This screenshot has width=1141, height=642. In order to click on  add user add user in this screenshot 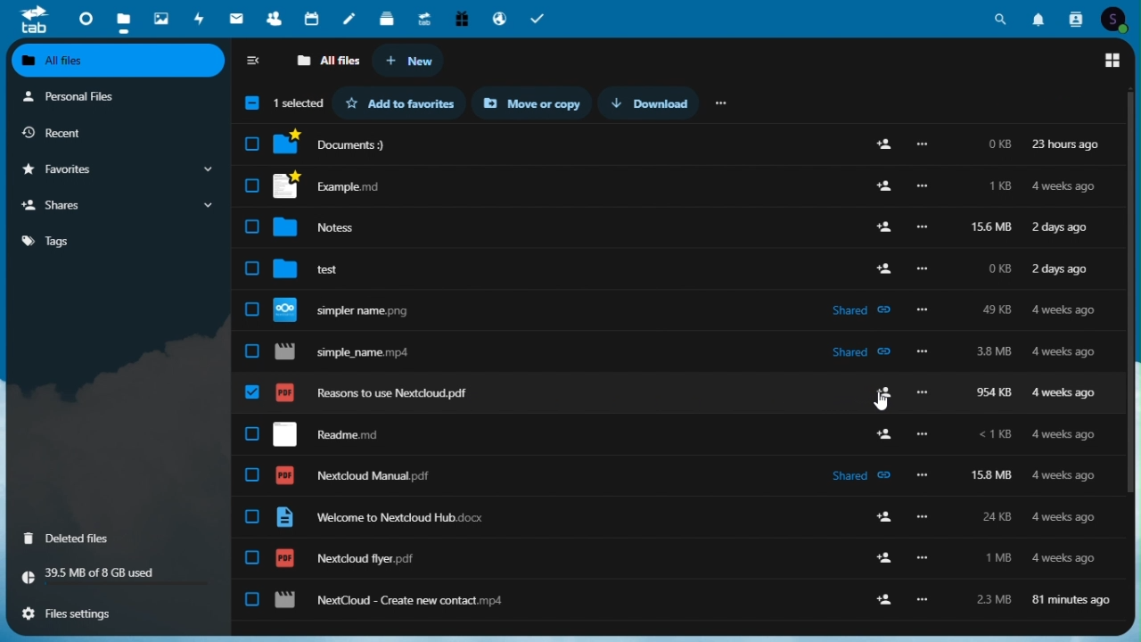, I will do `click(881, 434)`.